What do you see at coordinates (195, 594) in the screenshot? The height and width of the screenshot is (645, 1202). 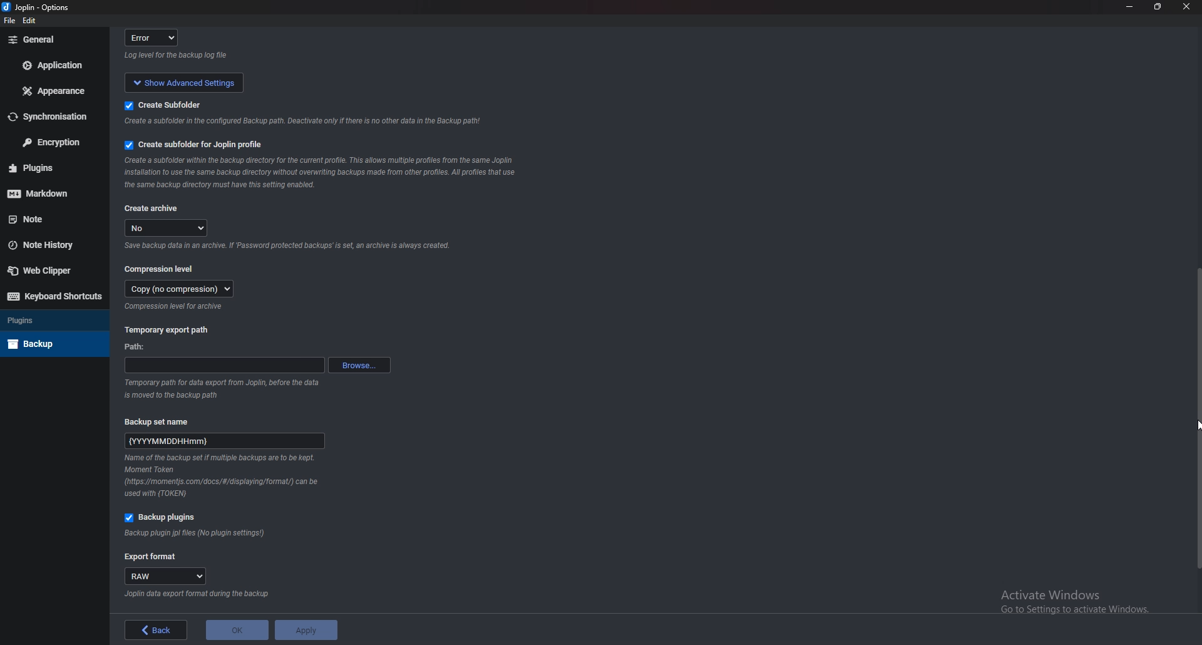 I see `Info` at bounding box center [195, 594].